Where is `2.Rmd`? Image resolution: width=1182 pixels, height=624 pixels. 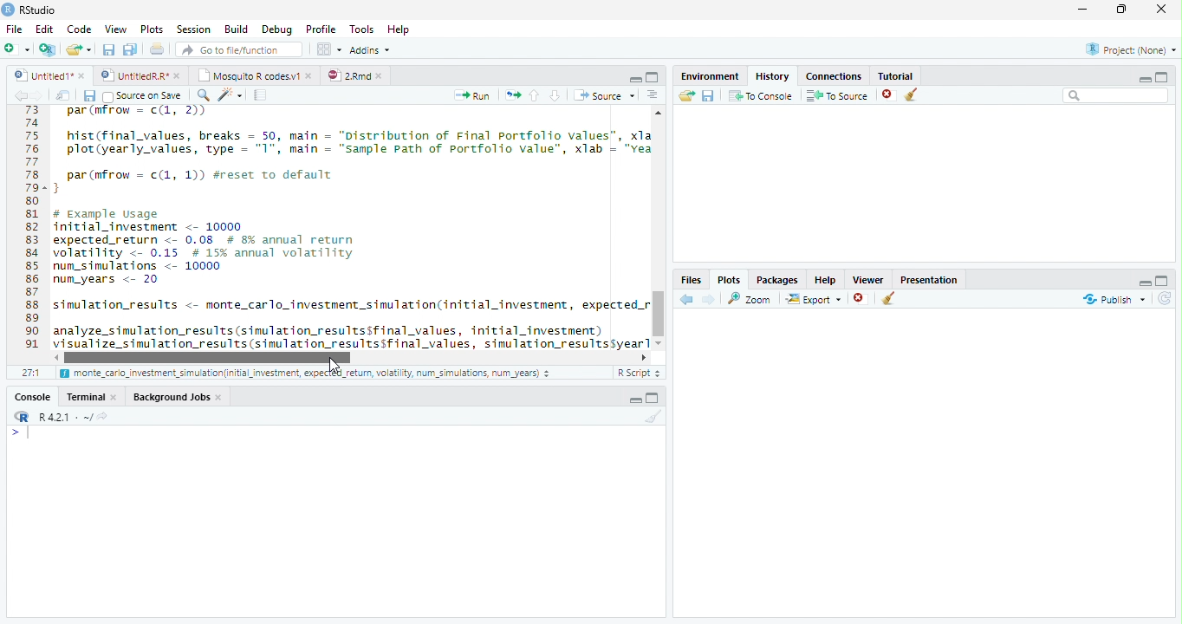
2.Rmd is located at coordinates (355, 75).